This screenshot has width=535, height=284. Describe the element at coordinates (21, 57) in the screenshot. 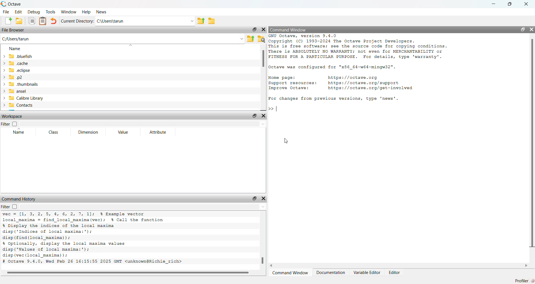

I see `.bluefish` at that location.